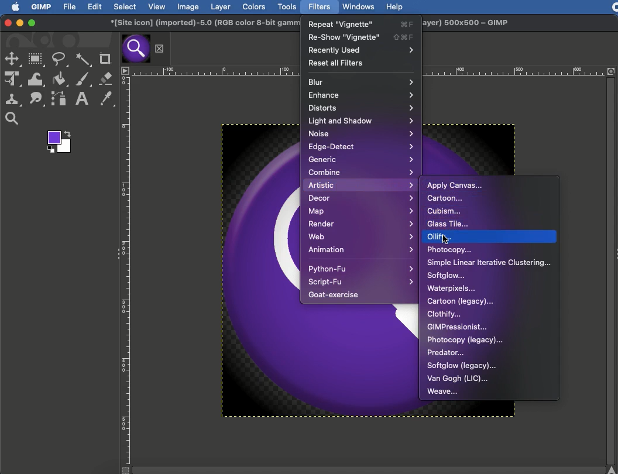  What do you see at coordinates (361, 121) in the screenshot?
I see `Light and shadow` at bounding box center [361, 121].